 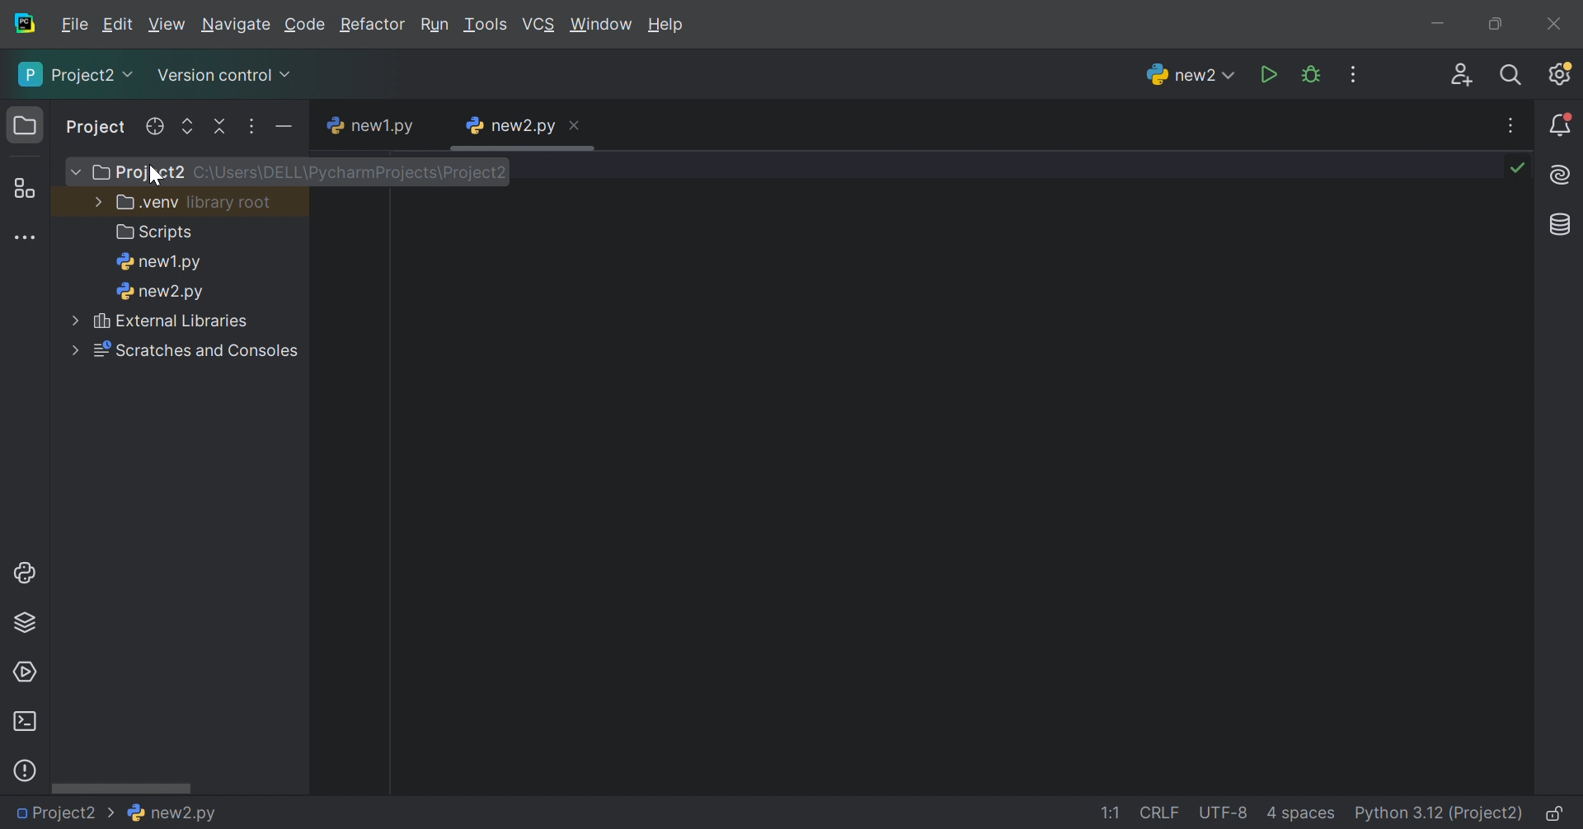 What do you see at coordinates (1564, 175) in the screenshot?
I see `AI Assistant` at bounding box center [1564, 175].